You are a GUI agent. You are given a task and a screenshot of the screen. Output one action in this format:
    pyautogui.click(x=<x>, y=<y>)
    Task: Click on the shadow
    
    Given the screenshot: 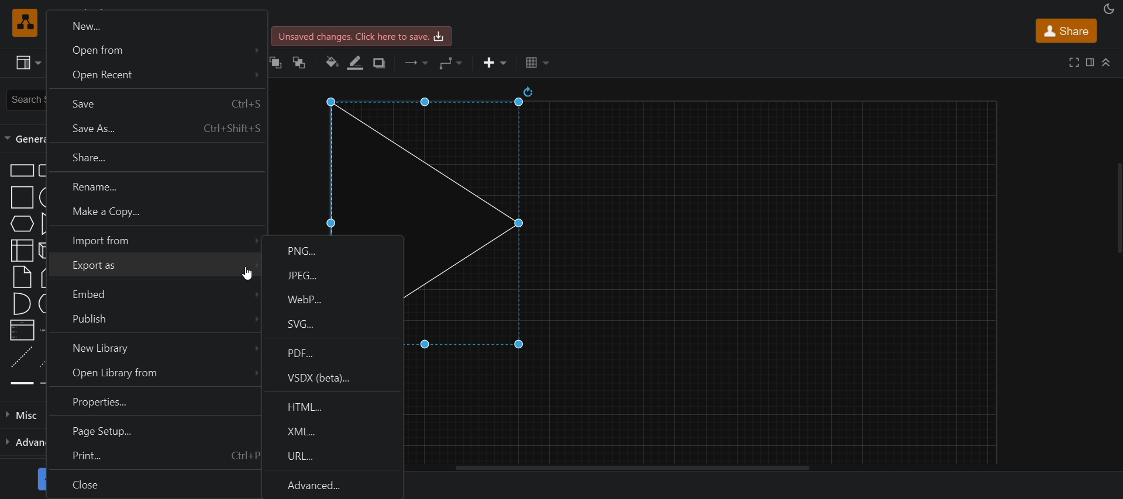 What is the action you would take?
    pyautogui.click(x=381, y=64)
    